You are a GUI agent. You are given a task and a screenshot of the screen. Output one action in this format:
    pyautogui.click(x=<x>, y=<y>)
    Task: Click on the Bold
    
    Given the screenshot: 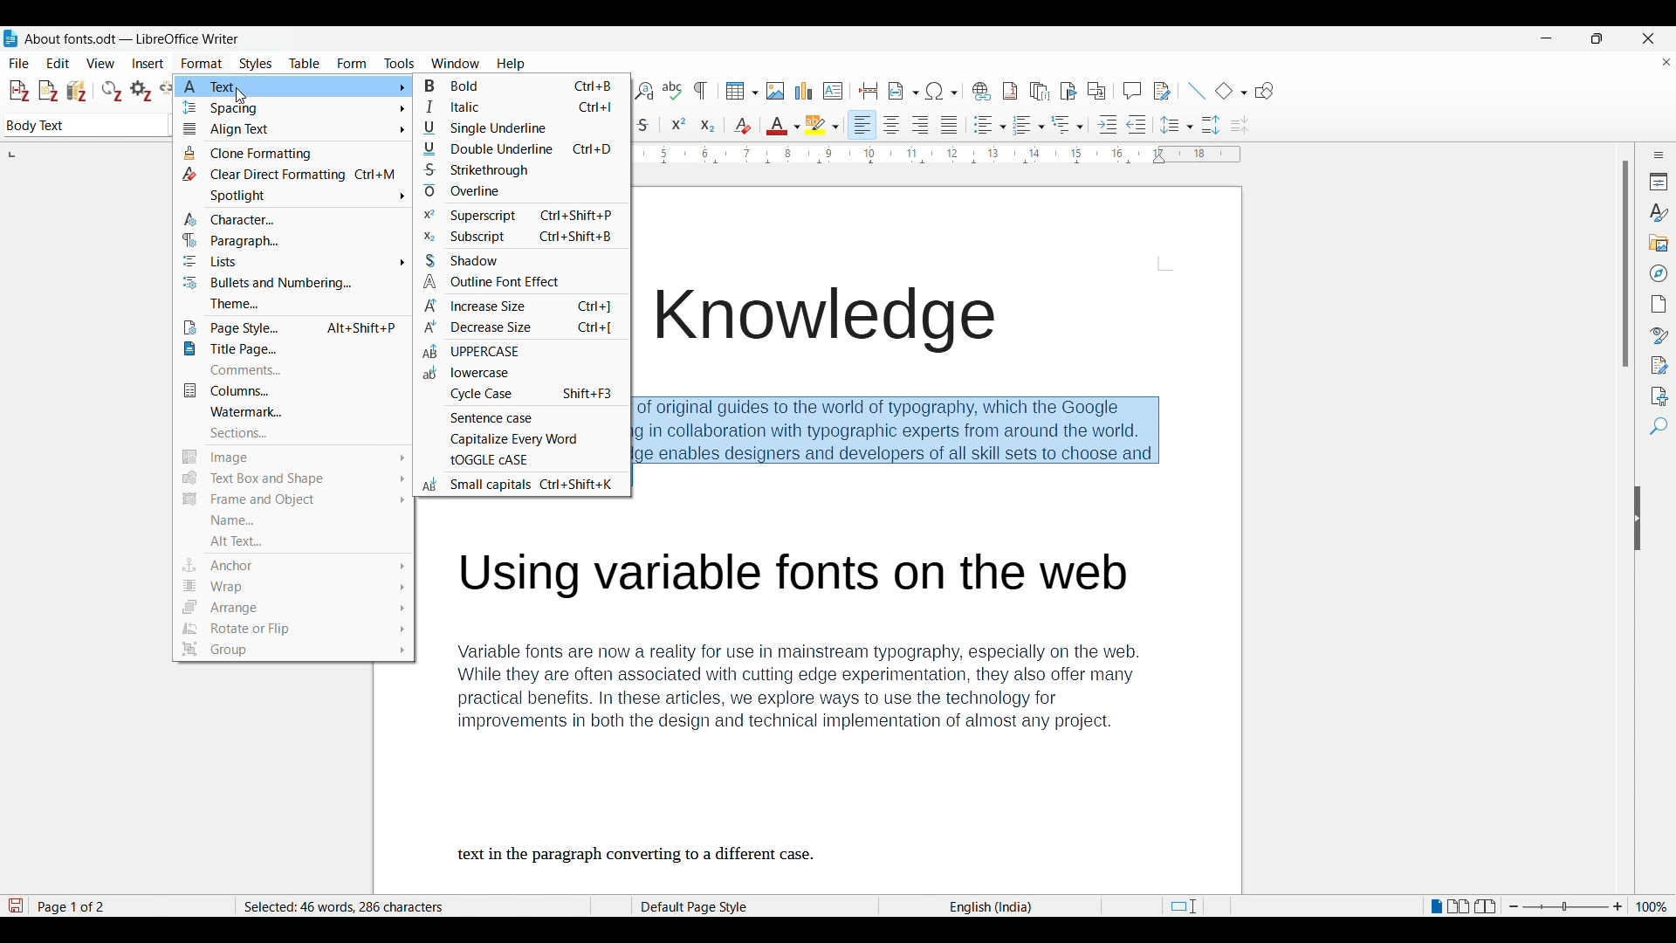 What is the action you would take?
    pyautogui.click(x=515, y=87)
    